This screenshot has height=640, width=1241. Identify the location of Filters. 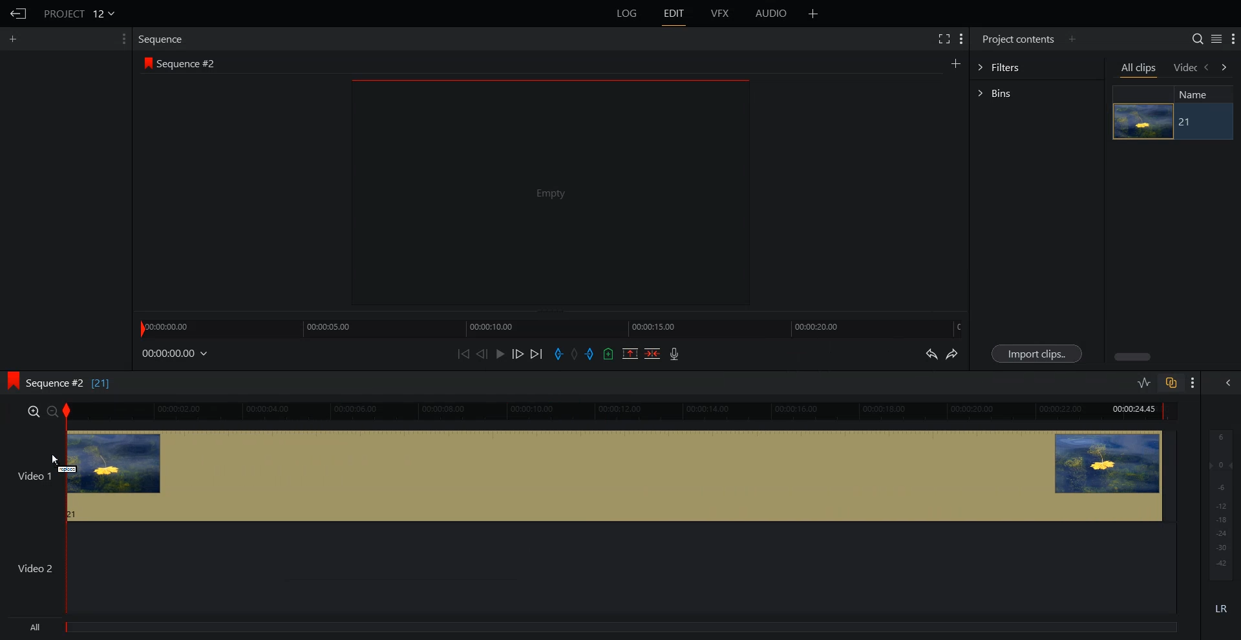
(1037, 68).